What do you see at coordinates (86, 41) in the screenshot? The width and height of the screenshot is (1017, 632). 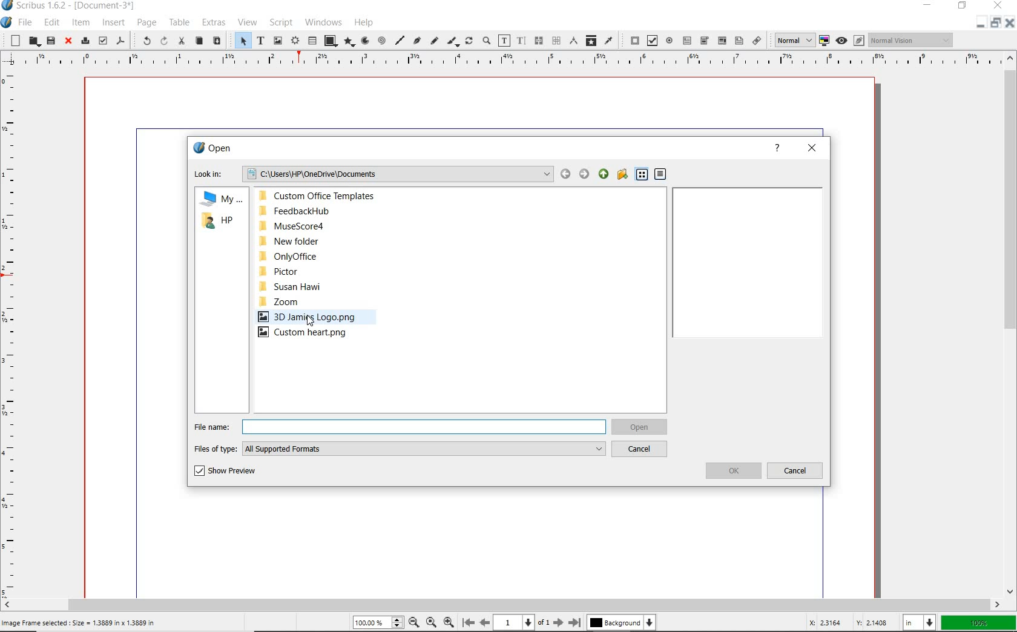 I see `print` at bounding box center [86, 41].